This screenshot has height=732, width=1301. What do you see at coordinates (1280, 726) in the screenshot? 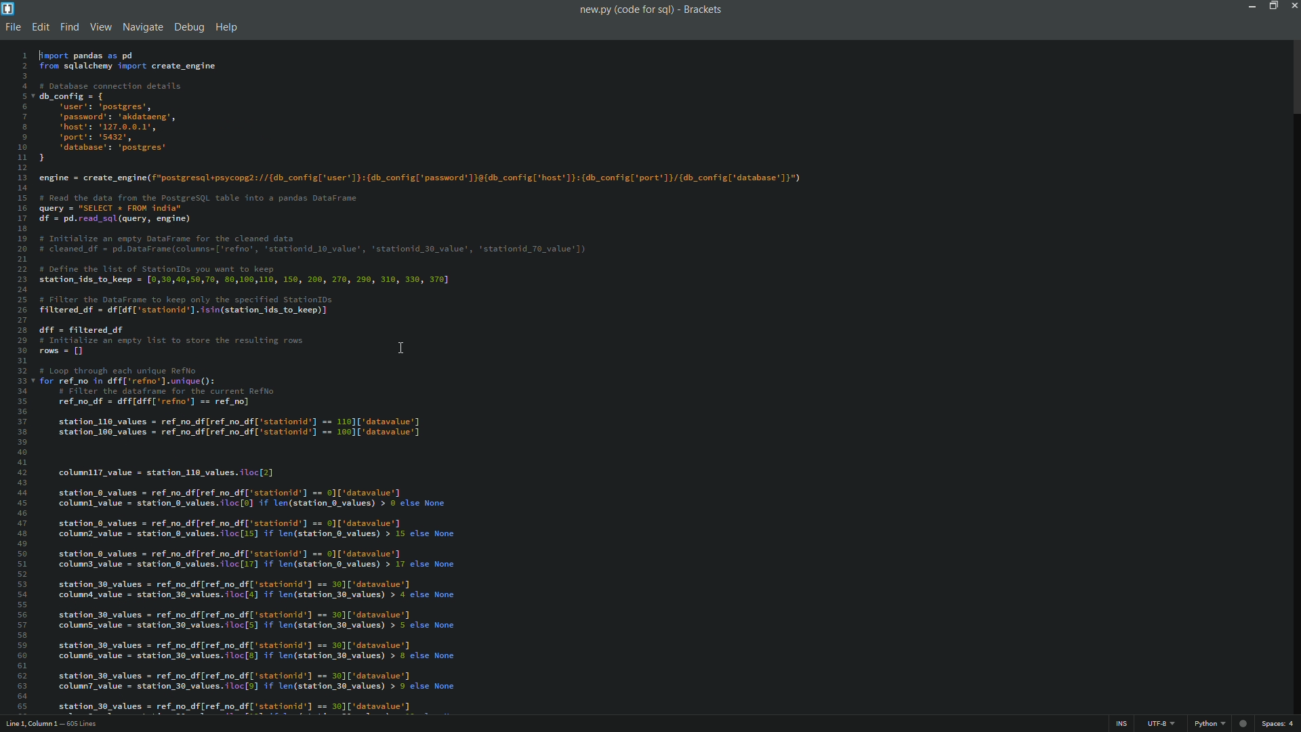
I see `spaces` at bounding box center [1280, 726].